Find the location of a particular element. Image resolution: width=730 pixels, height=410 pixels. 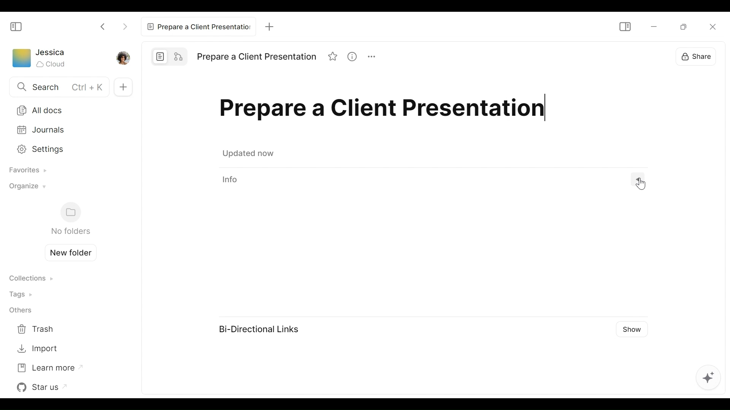

Learn more is located at coordinates (49, 367).